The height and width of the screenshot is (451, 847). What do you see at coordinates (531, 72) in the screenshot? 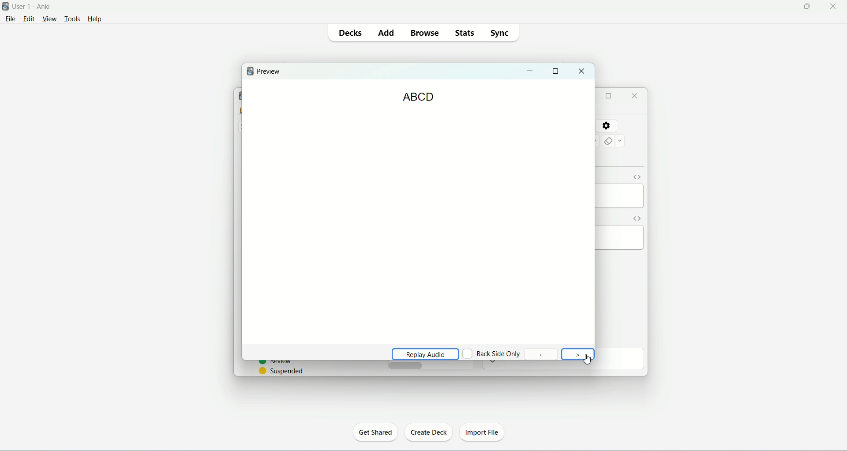
I see `minimize` at bounding box center [531, 72].